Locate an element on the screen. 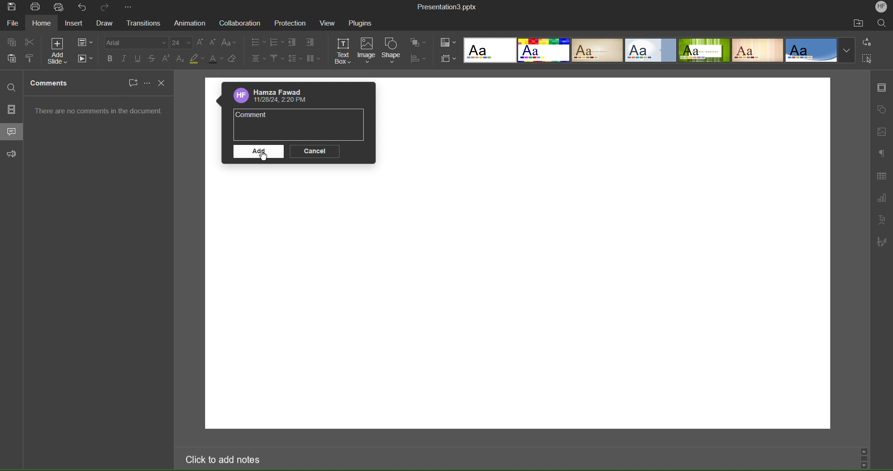 Image resolution: width=893 pixels, height=471 pixels. Shape Settings is located at coordinates (882, 110).